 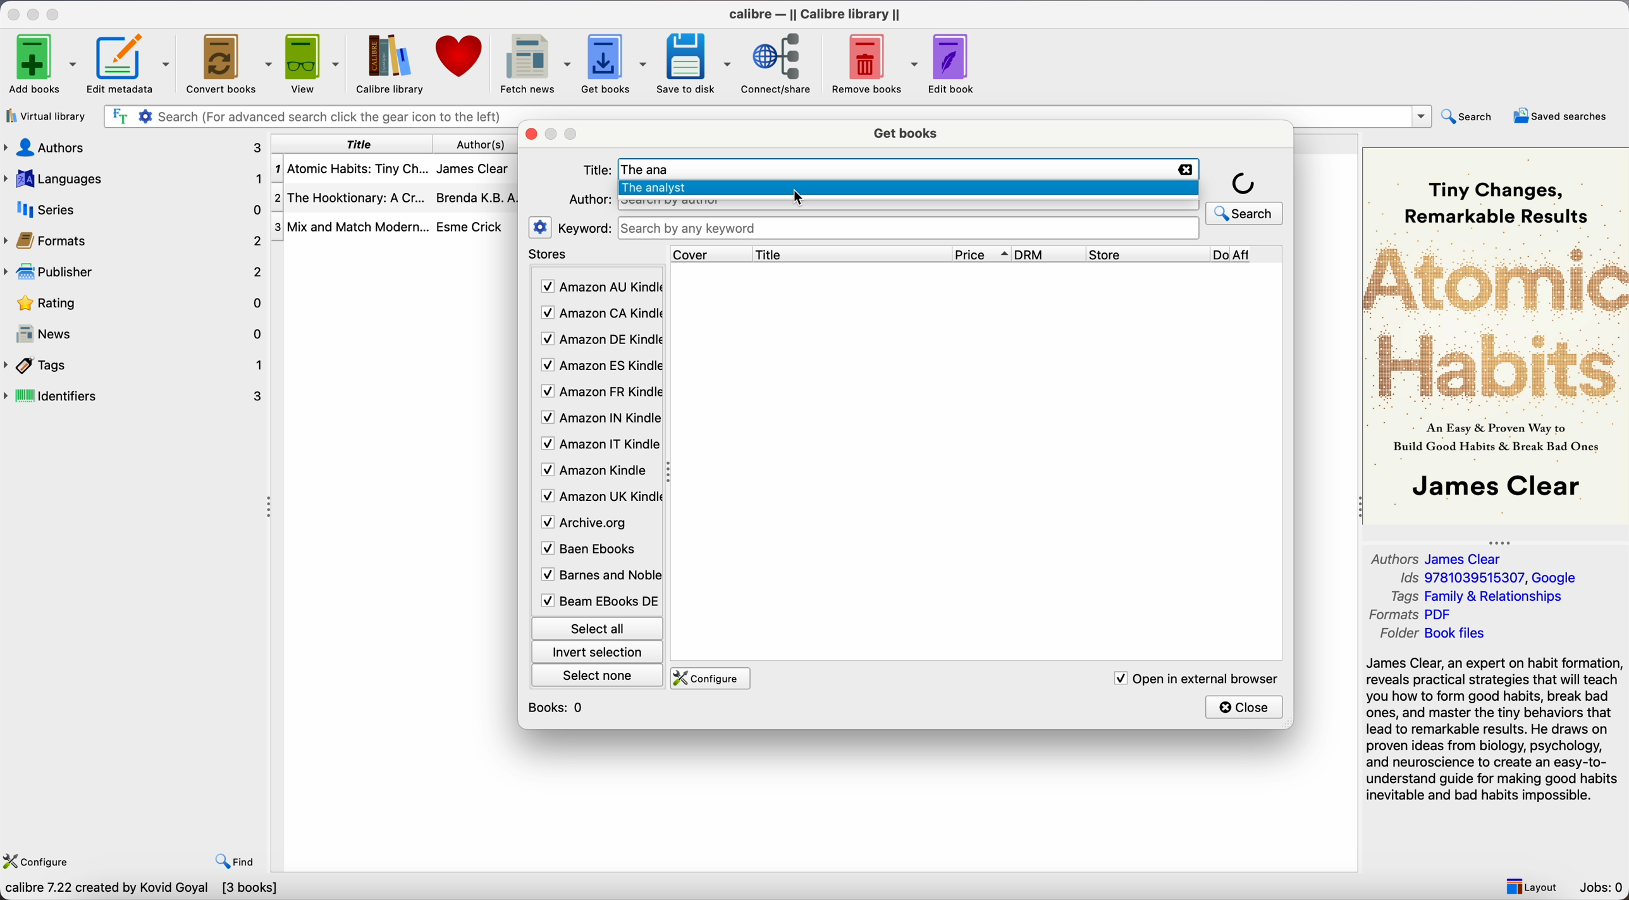 What do you see at coordinates (56, 12) in the screenshot?
I see `maximize` at bounding box center [56, 12].